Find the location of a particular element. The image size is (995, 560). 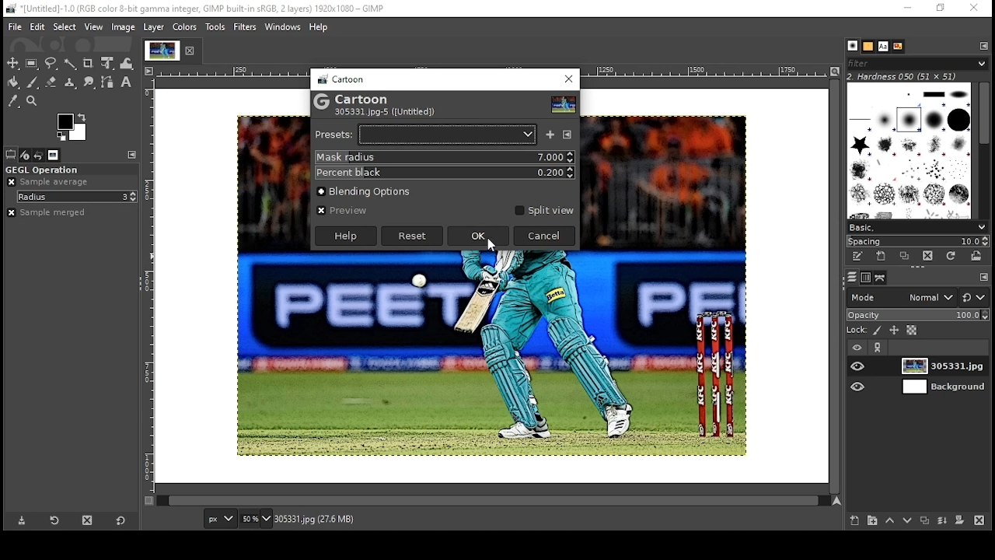

layer on/off is located at coordinates (860, 387).